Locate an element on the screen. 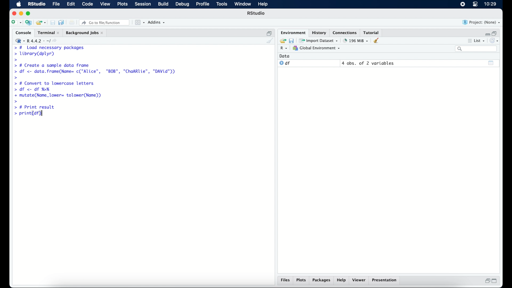  R Studio is located at coordinates (37, 4).